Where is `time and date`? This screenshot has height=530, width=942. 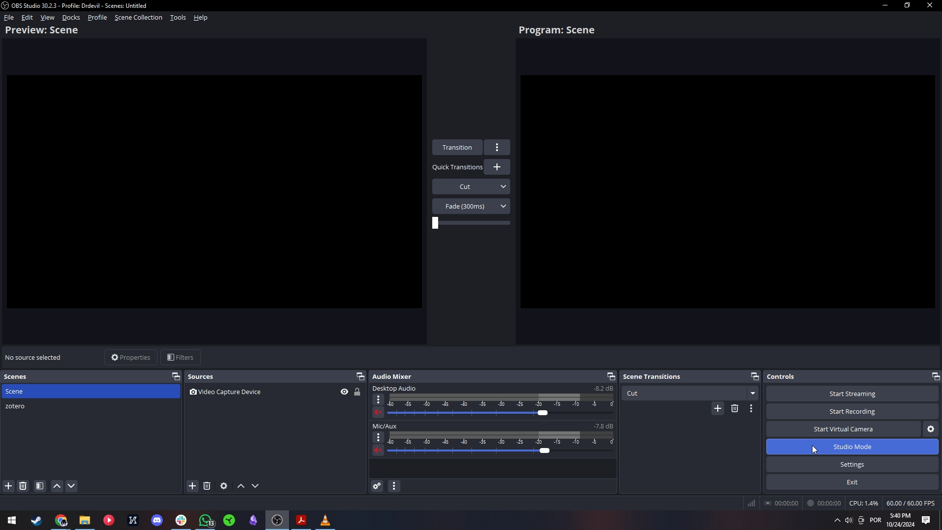
time and date is located at coordinates (900, 520).